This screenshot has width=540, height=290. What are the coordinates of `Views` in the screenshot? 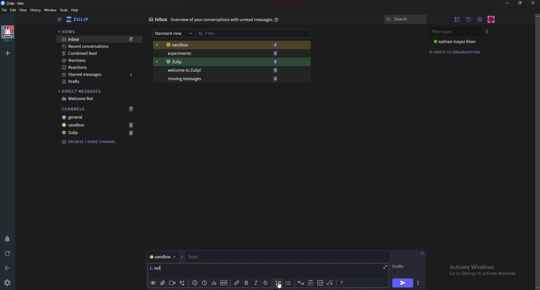 It's located at (96, 32).